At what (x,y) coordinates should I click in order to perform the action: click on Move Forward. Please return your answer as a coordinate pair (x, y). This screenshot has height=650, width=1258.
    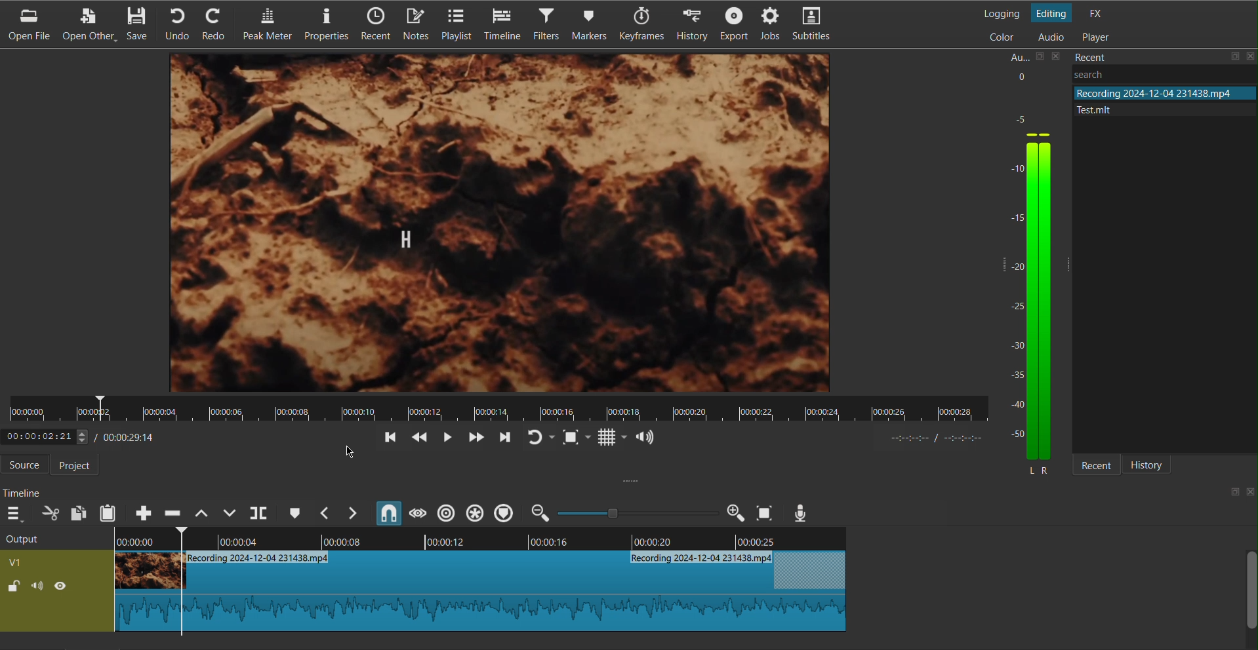
    Looking at the image, I should click on (502, 438).